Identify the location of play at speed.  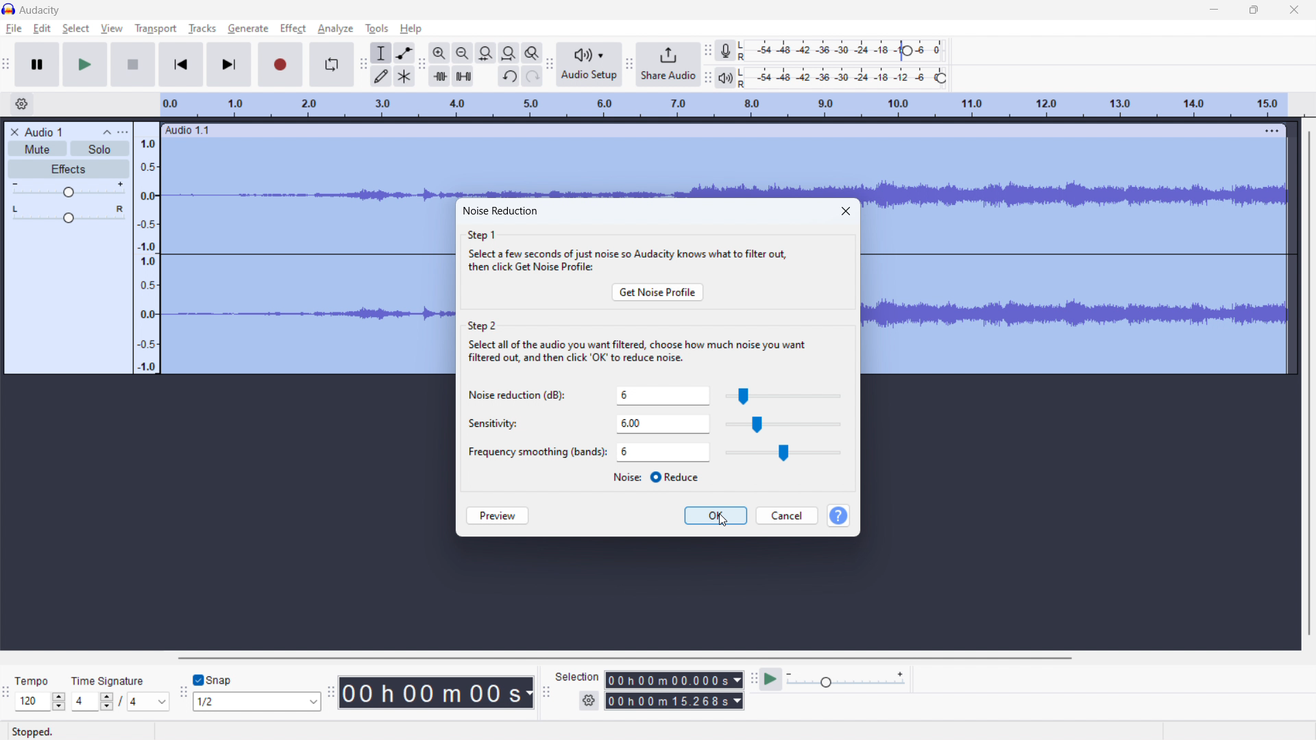
(770, 679).